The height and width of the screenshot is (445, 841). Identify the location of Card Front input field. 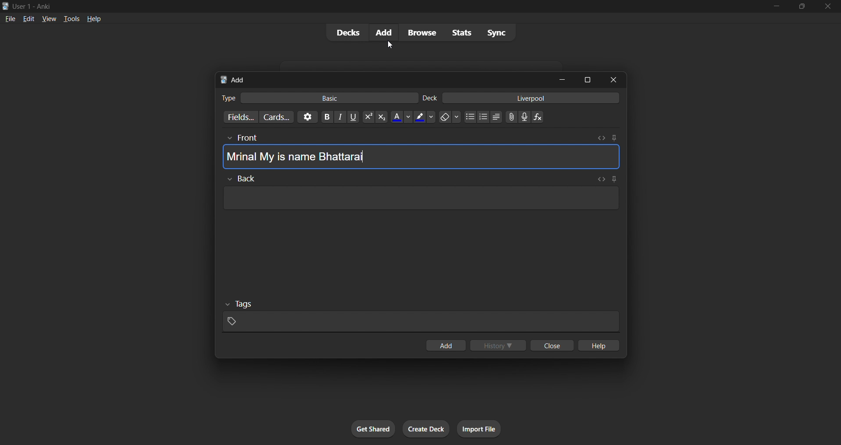
(424, 151).